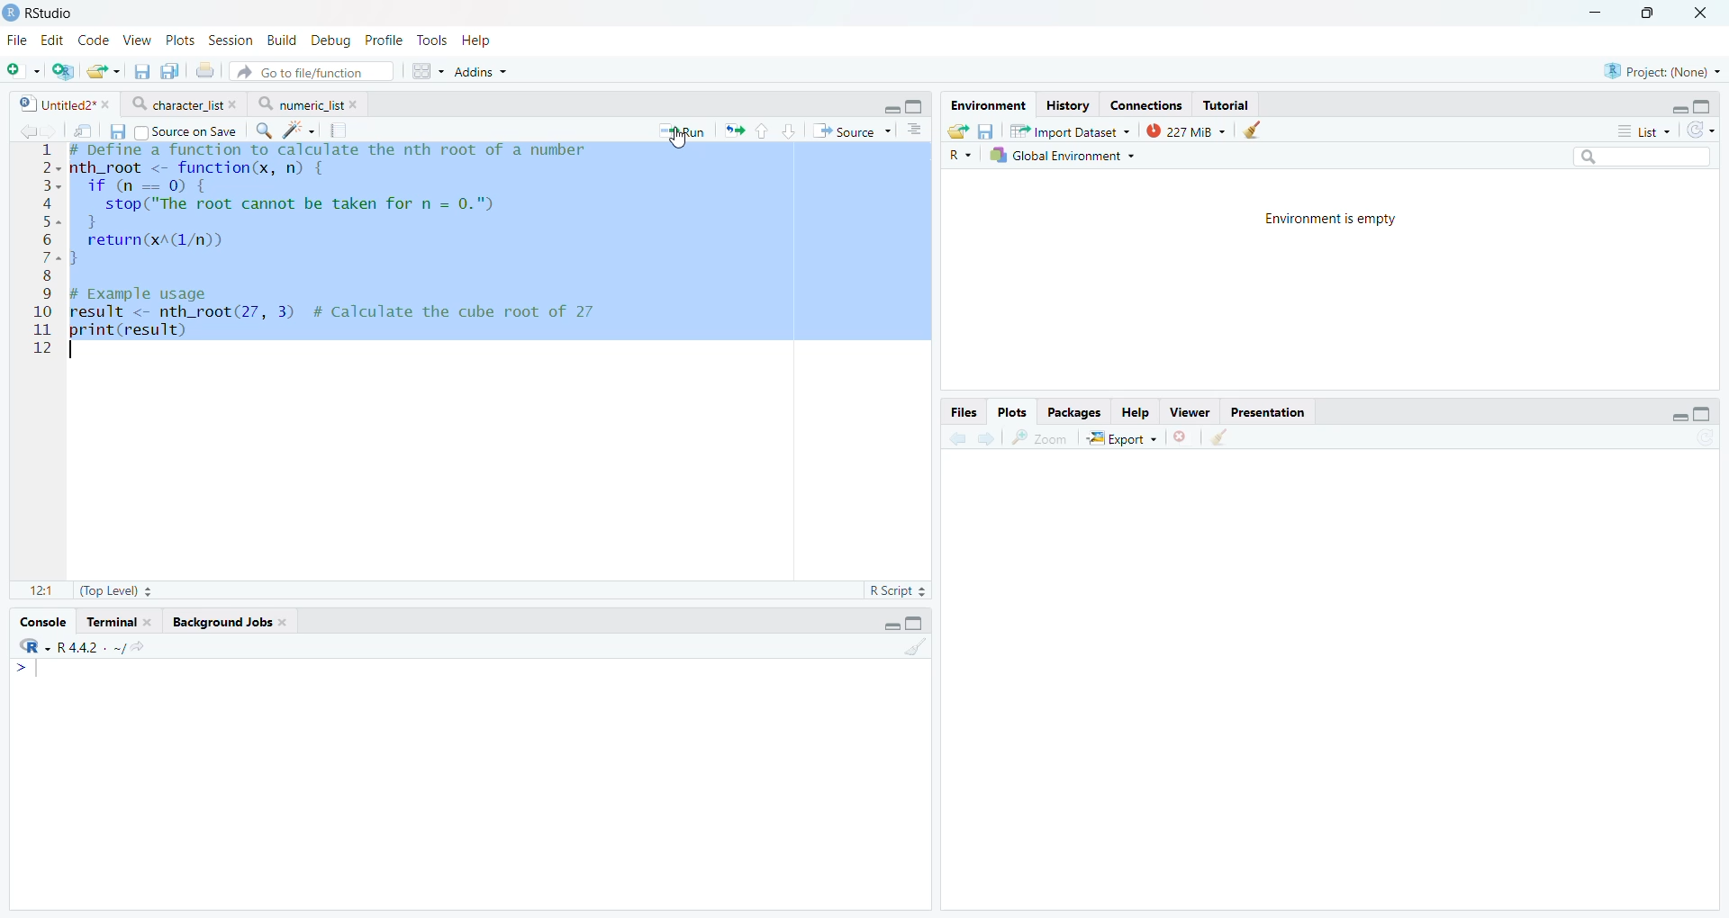 The image size is (1729, 918). I want to click on Packages, so click(1076, 412).